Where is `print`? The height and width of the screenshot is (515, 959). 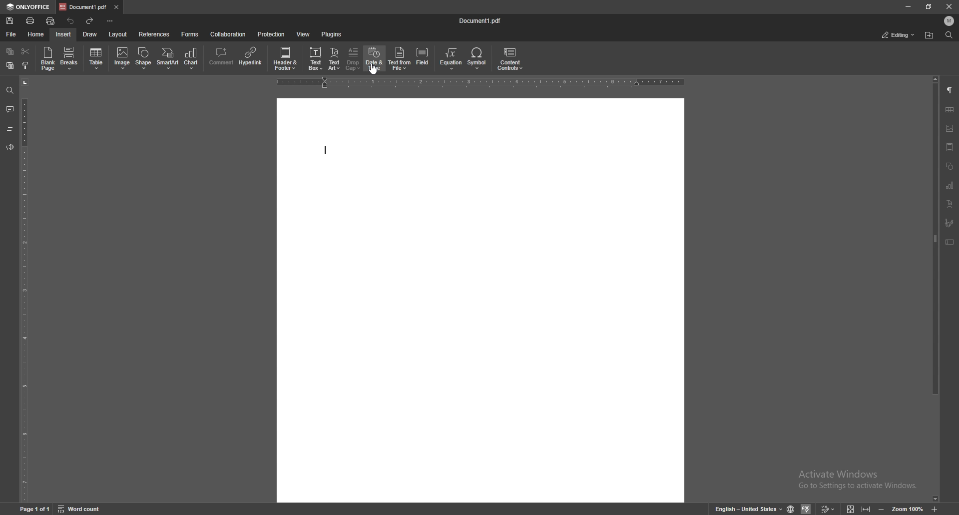 print is located at coordinates (30, 21).